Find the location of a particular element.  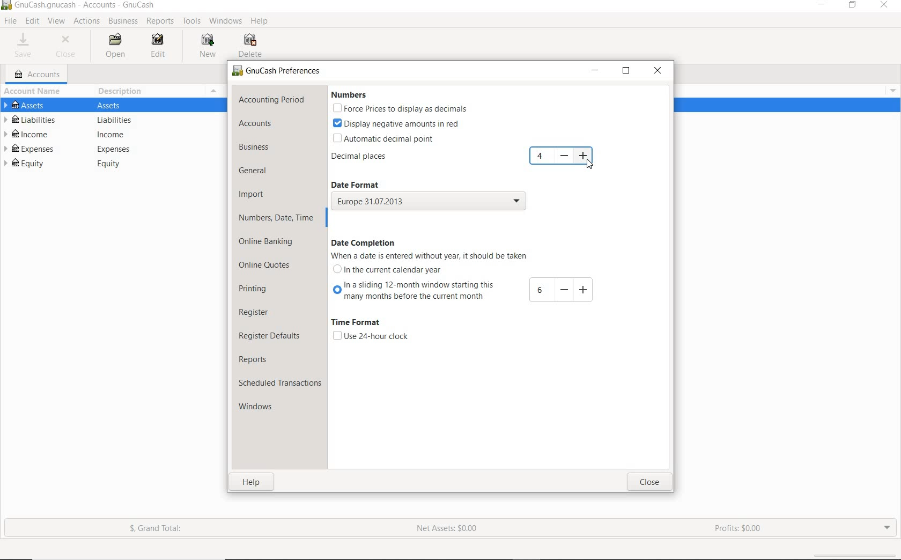

windows is located at coordinates (262, 407).